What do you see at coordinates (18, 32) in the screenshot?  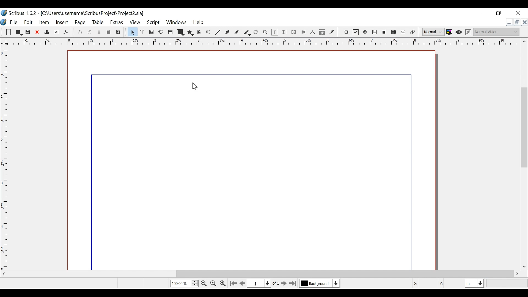 I see `Open` at bounding box center [18, 32].